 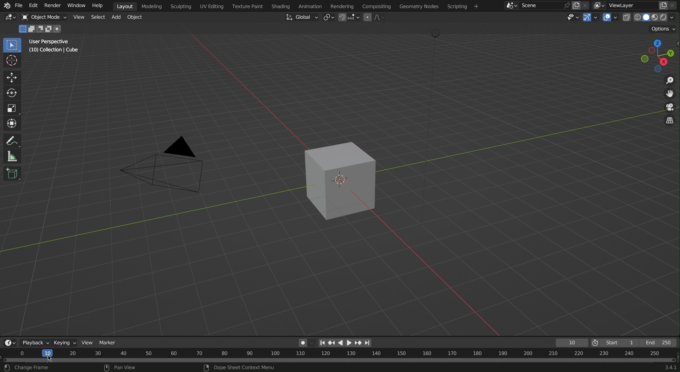 What do you see at coordinates (13, 45) in the screenshot?
I see `Select Box` at bounding box center [13, 45].